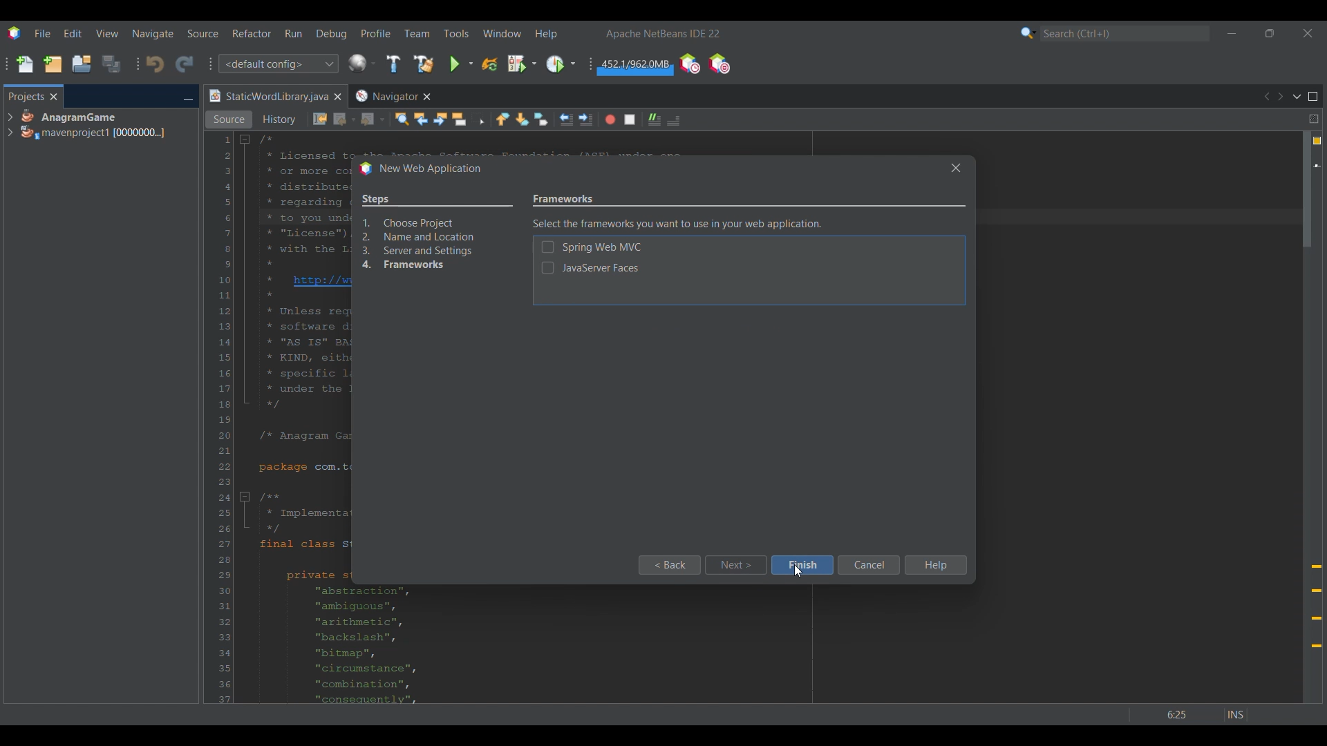  I want to click on Tools menu, so click(455, 33).